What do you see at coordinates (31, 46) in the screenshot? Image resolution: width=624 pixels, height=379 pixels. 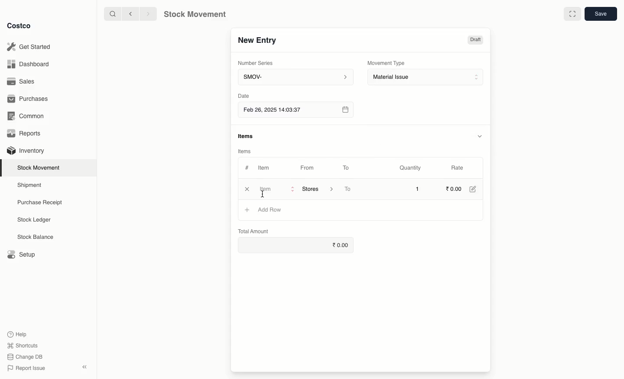 I see `Get Started` at bounding box center [31, 46].